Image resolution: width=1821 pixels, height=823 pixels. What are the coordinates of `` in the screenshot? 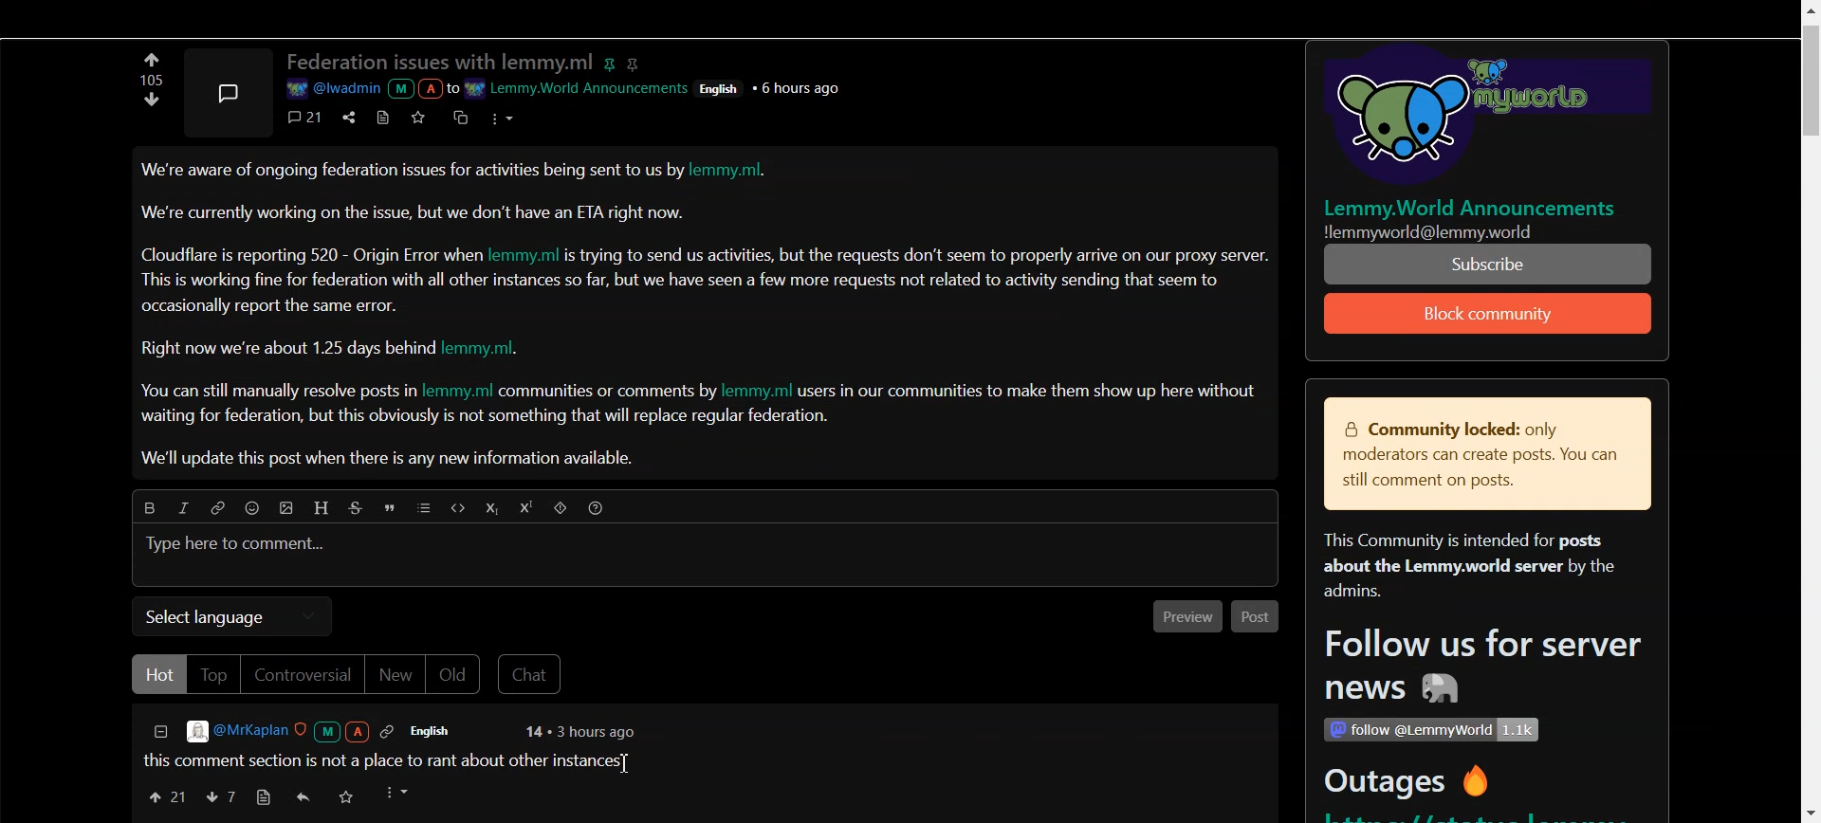 It's located at (1454, 231).